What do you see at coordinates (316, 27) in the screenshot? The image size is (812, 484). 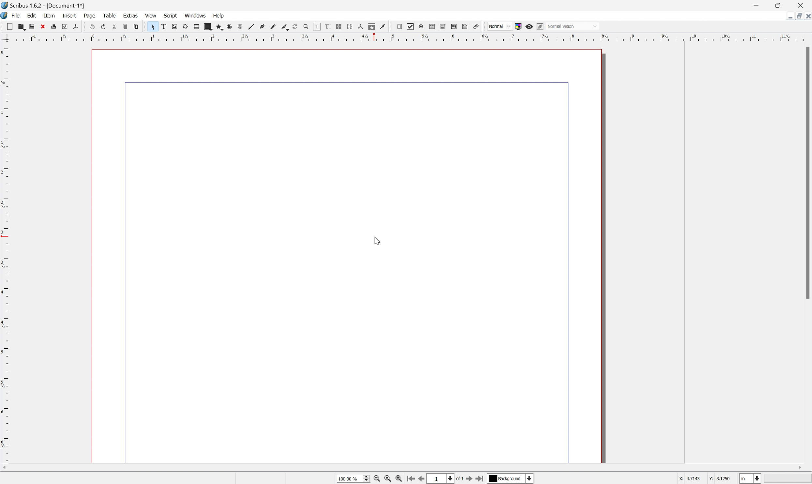 I see `edit contents of frame` at bounding box center [316, 27].